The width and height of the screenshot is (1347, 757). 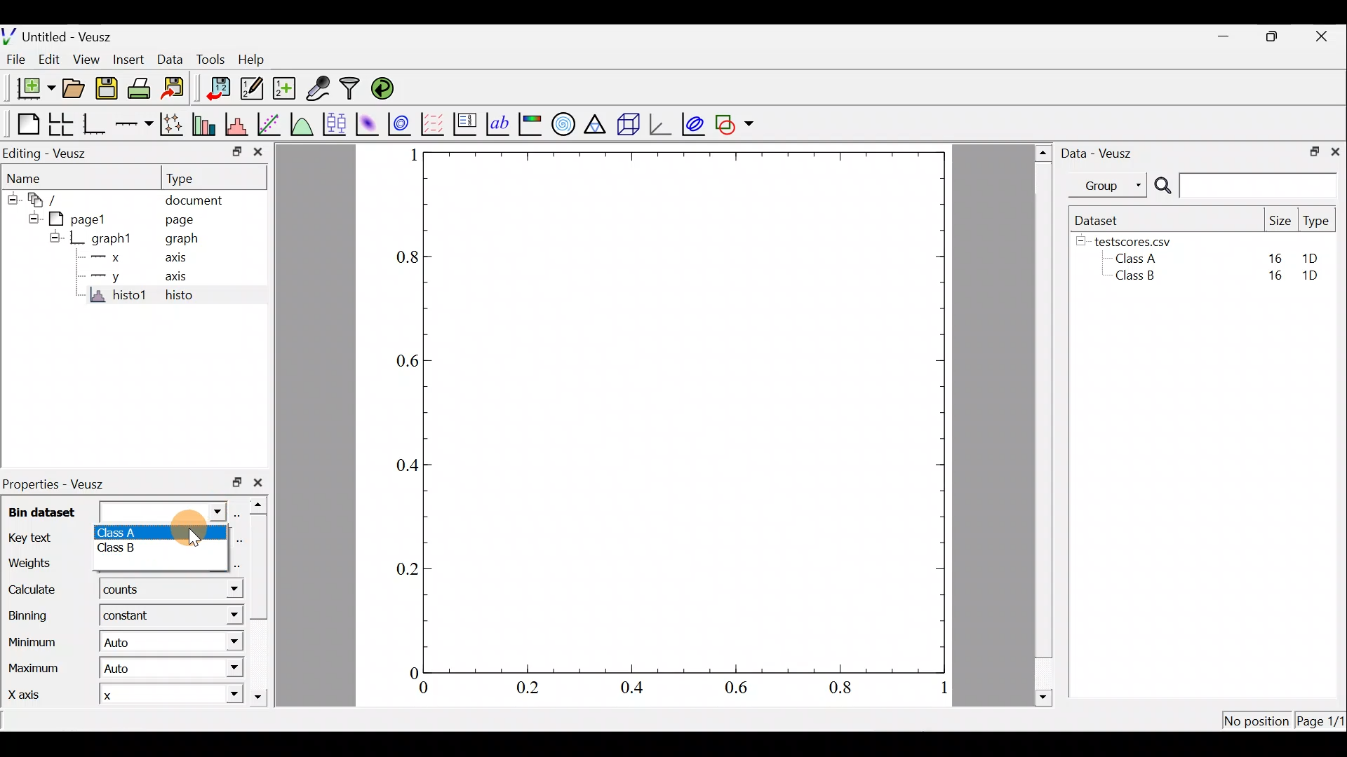 I want to click on select using dataset browser, so click(x=239, y=564).